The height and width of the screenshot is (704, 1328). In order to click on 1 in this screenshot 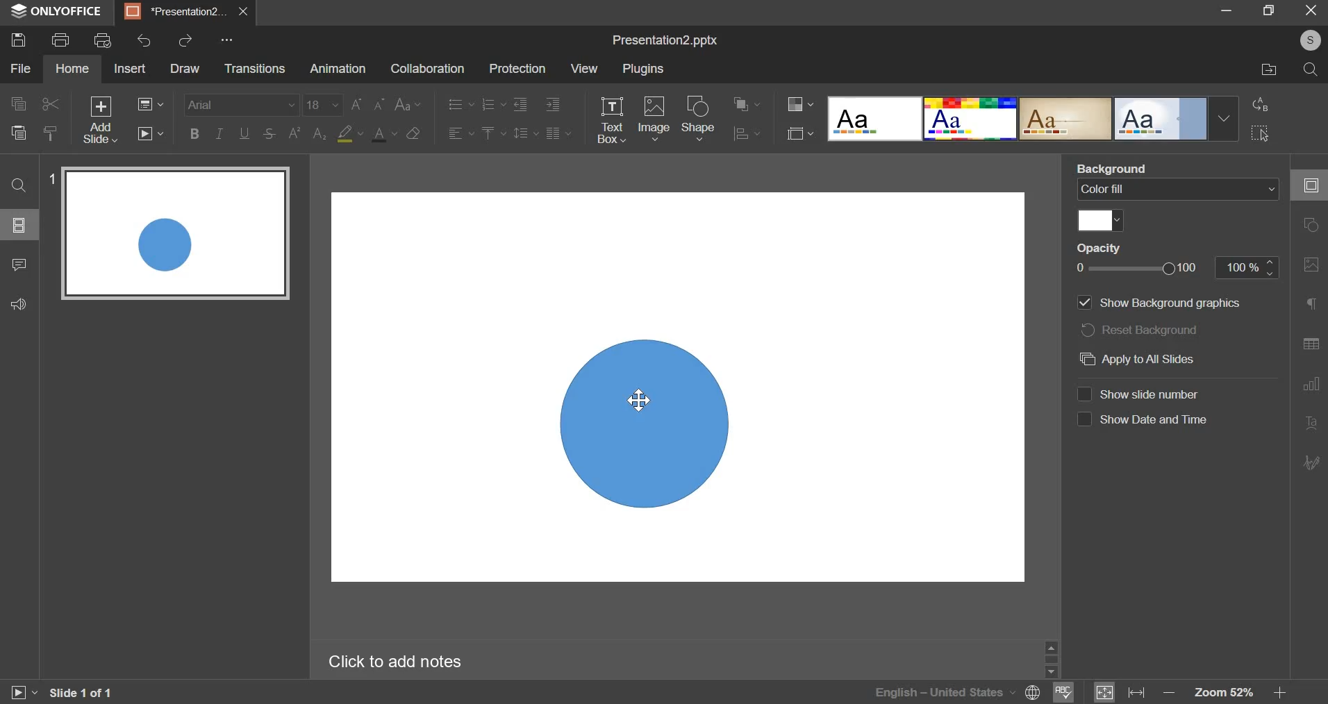, I will do `click(51, 178)`.